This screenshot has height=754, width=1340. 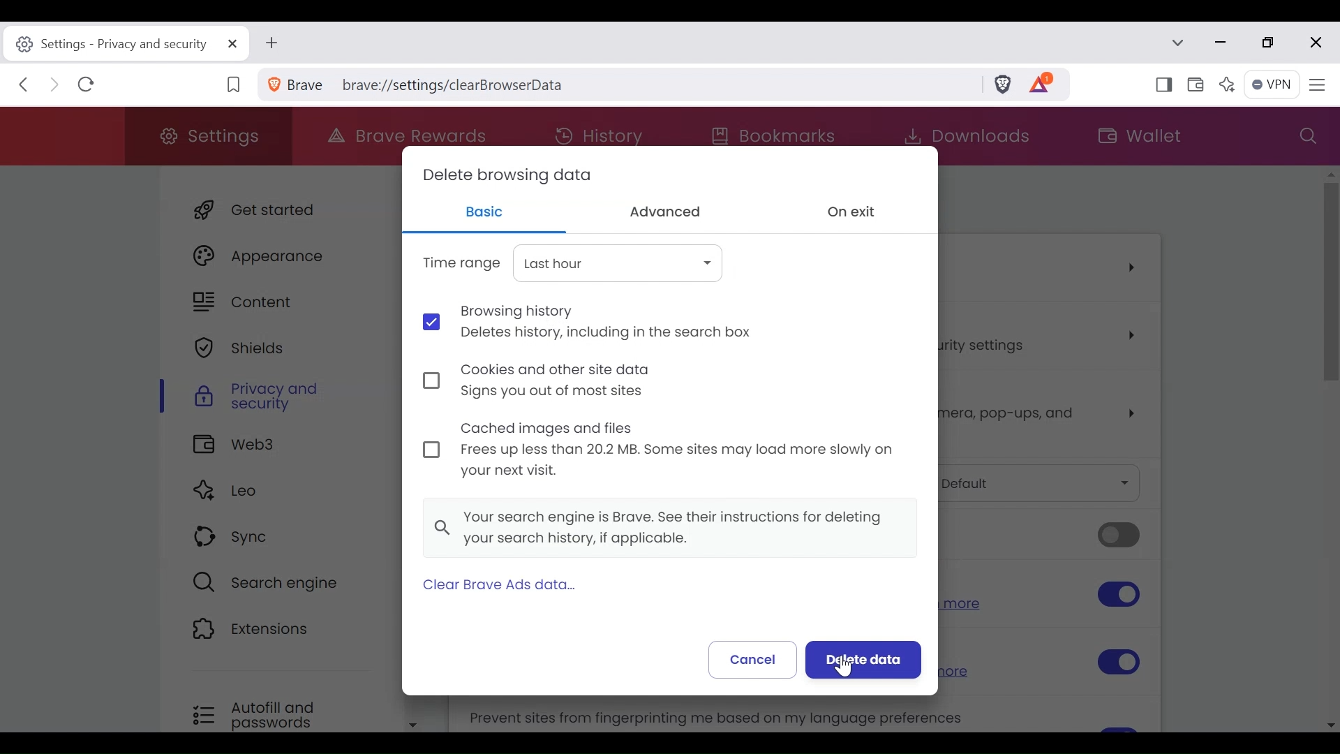 What do you see at coordinates (283, 213) in the screenshot?
I see `Get Starte` at bounding box center [283, 213].